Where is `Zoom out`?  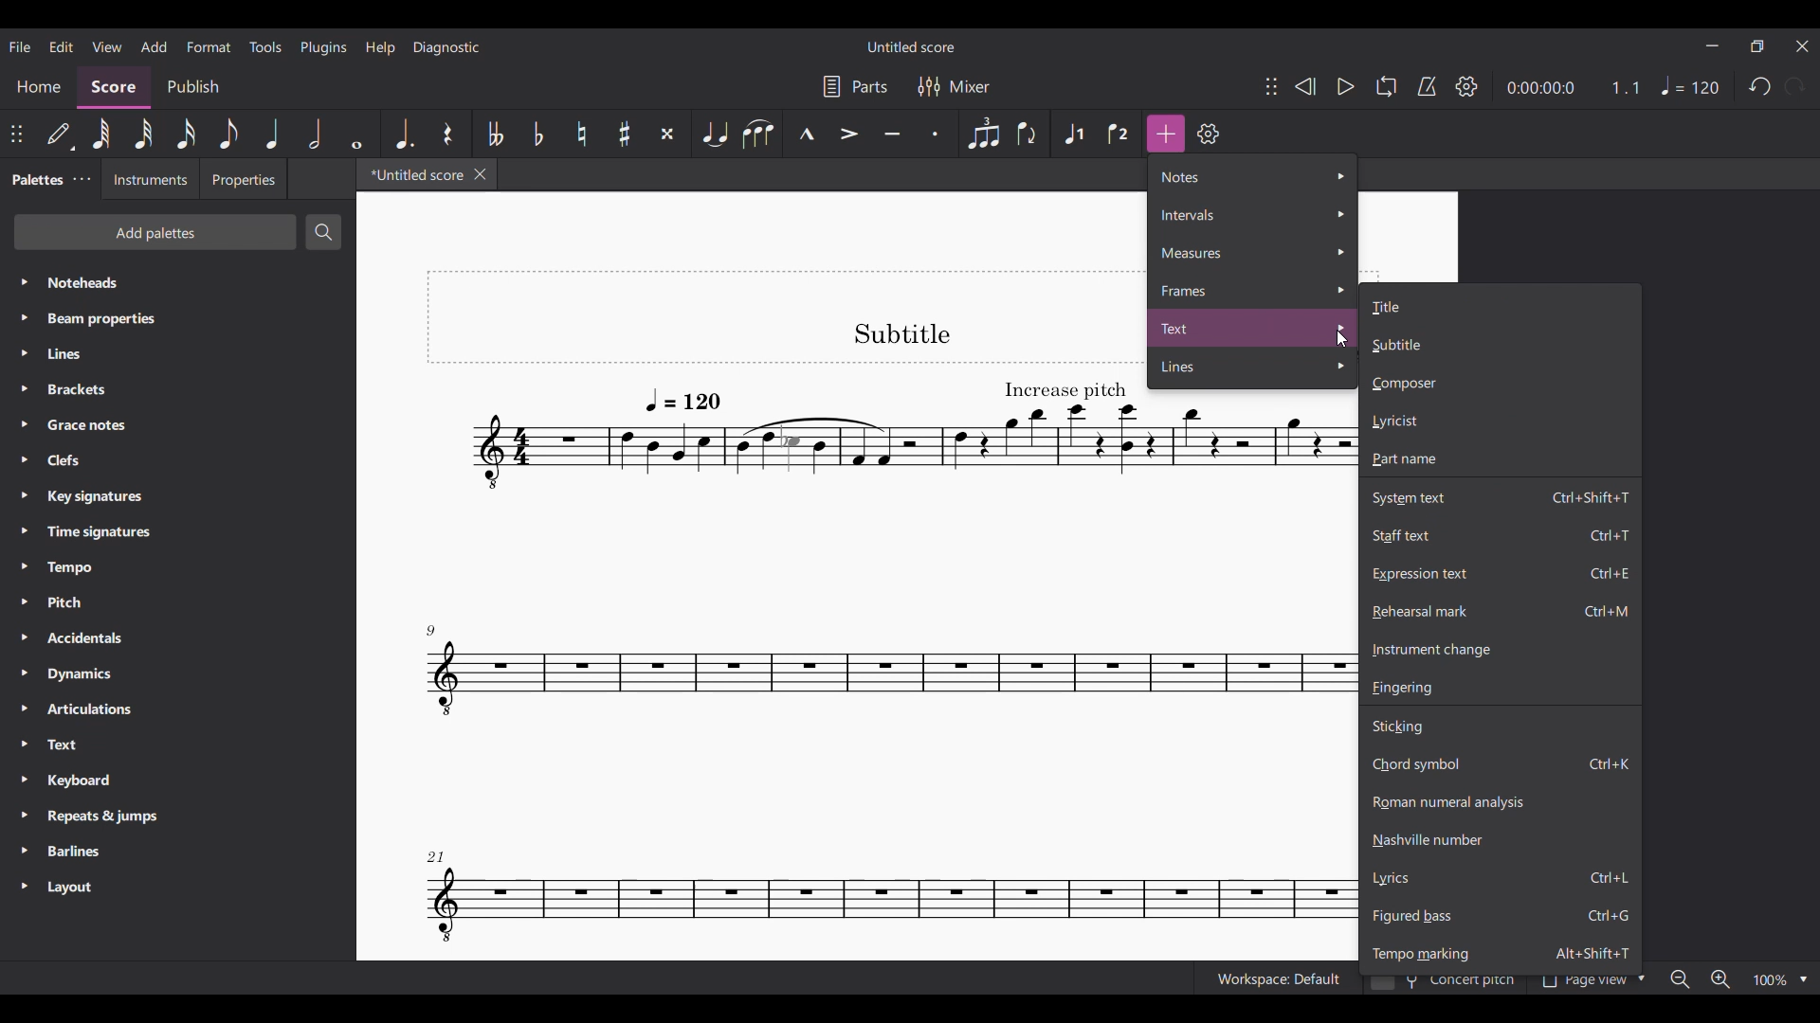 Zoom out is located at coordinates (1681, 978).